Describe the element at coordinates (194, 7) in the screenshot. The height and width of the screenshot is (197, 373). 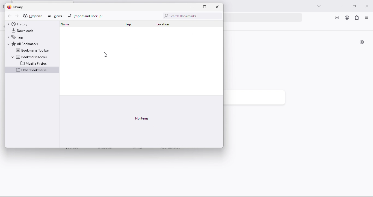
I see `minimize` at that location.